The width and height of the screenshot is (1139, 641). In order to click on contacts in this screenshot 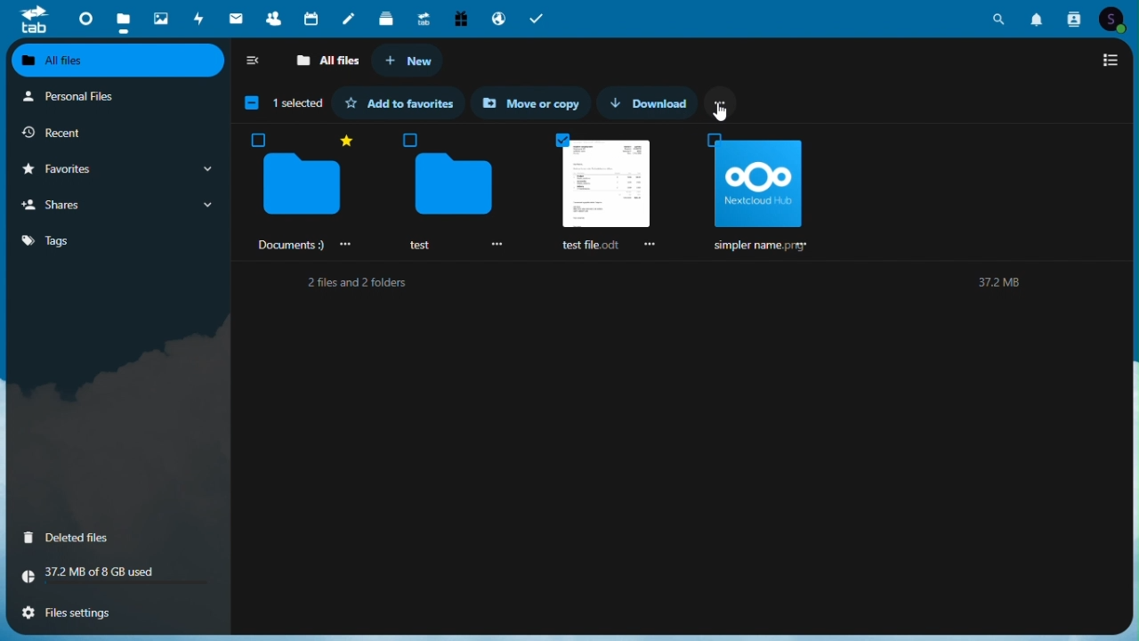, I will do `click(1074, 18)`.